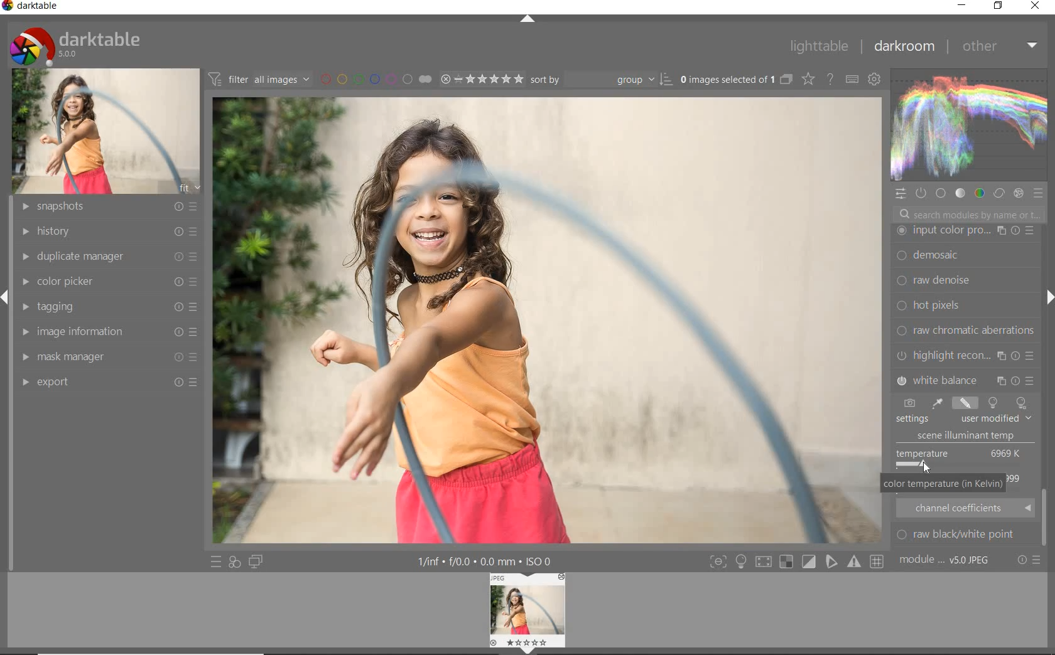 This screenshot has height=655, width=1055. Describe the element at coordinates (818, 47) in the screenshot. I see `lighttable` at that location.